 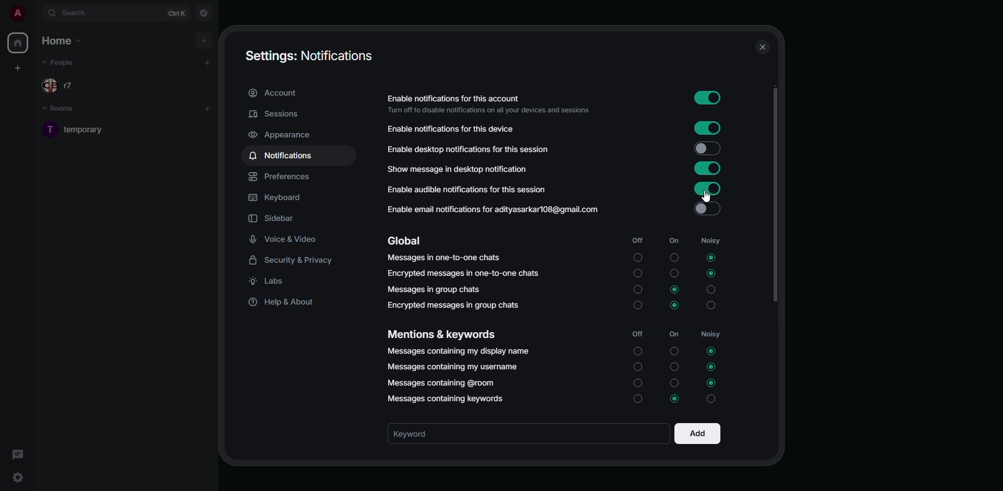 What do you see at coordinates (712, 274) in the screenshot?
I see `selected` at bounding box center [712, 274].